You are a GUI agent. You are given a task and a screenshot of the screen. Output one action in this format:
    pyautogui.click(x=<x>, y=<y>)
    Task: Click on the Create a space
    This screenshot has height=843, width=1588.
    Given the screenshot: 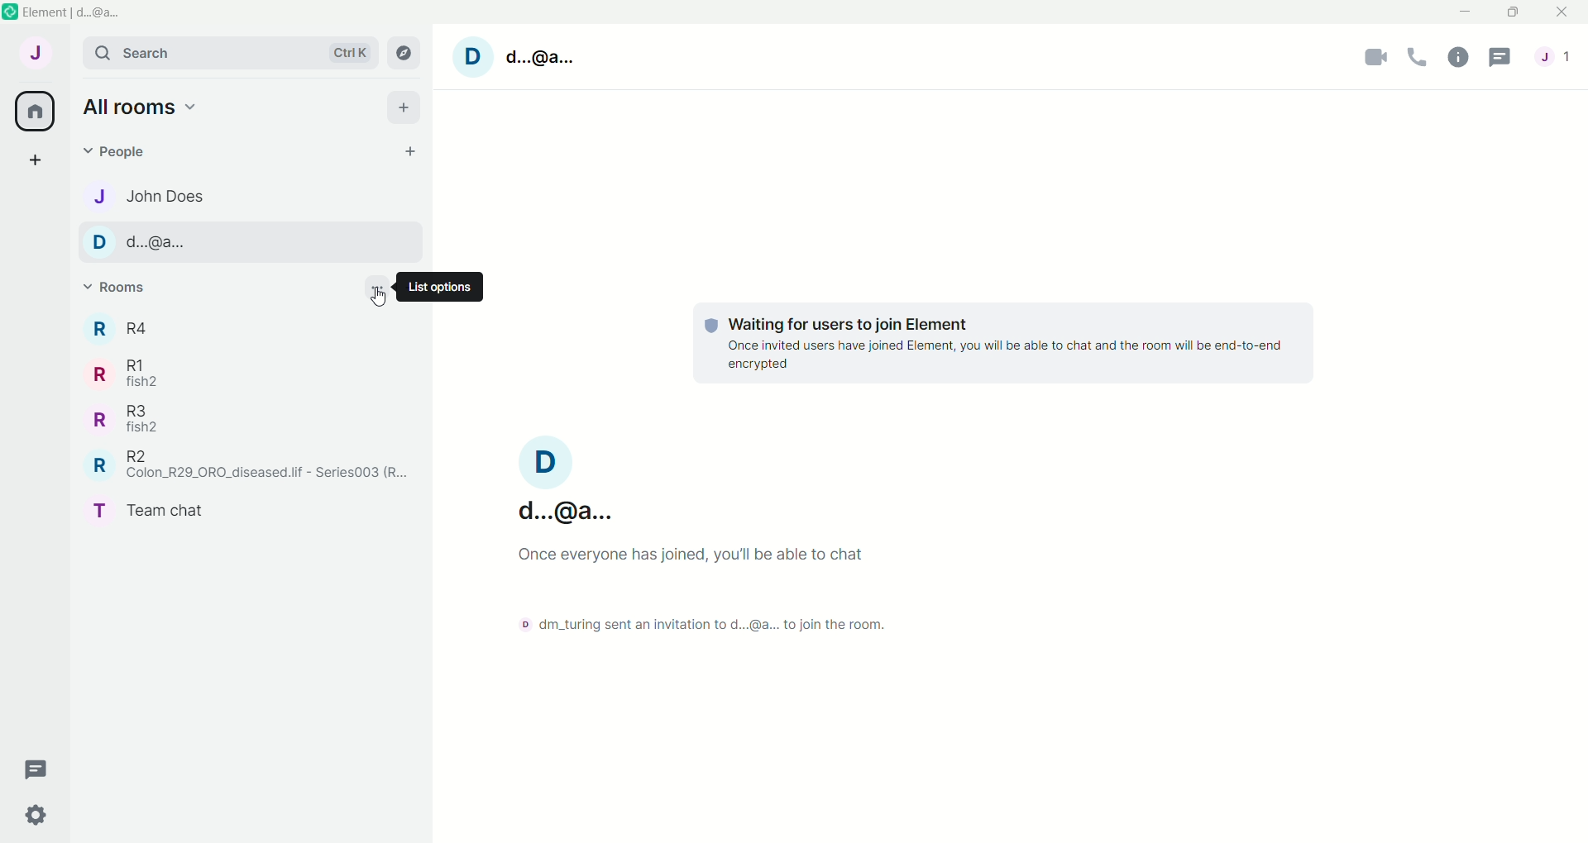 What is the action you would take?
    pyautogui.click(x=42, y=159)
    